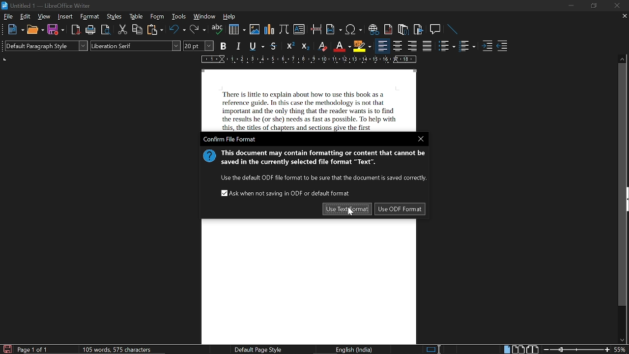 This screenshot has width=629, height=354. Describe the element at coordinates (8, 16) in the screenshot. I see `file` at that location.